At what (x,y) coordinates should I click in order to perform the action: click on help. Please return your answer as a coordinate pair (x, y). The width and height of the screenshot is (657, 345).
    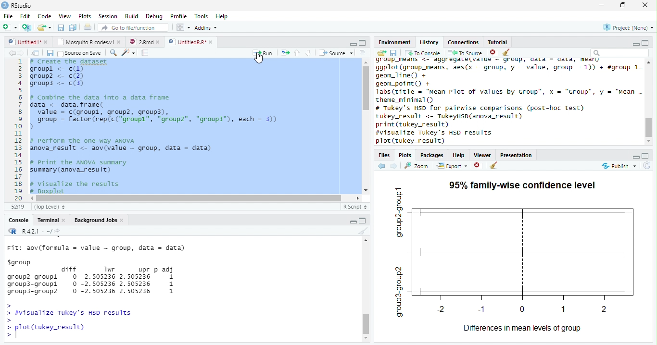
    Looking at the image, I should click on (459, 155).